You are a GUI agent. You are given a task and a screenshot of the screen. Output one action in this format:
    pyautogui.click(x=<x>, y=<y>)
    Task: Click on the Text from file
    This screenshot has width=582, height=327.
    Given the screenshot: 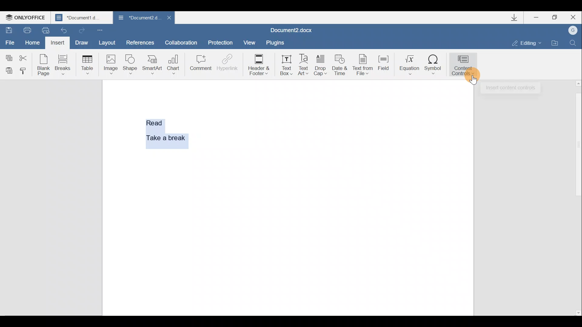 What is the action you would take?
    pyautogui.click(x=363, y=66)
    